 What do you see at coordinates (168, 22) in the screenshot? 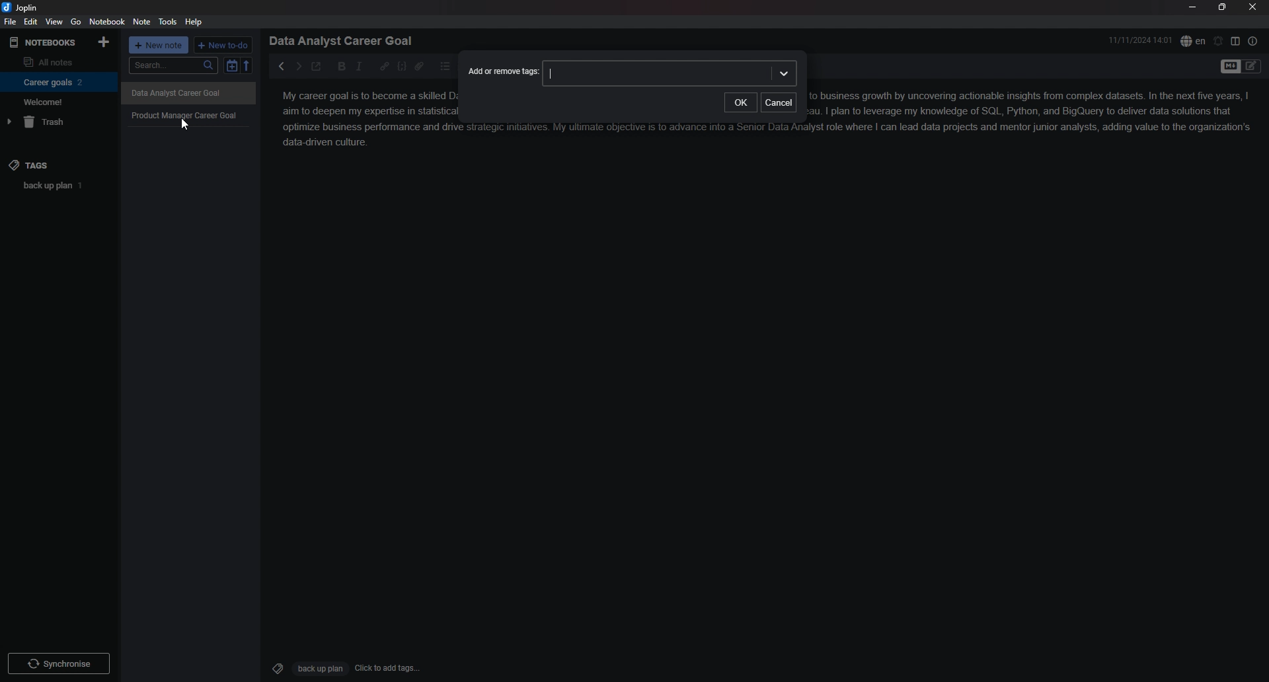
I see `tools` at bounding box center [168, 22].